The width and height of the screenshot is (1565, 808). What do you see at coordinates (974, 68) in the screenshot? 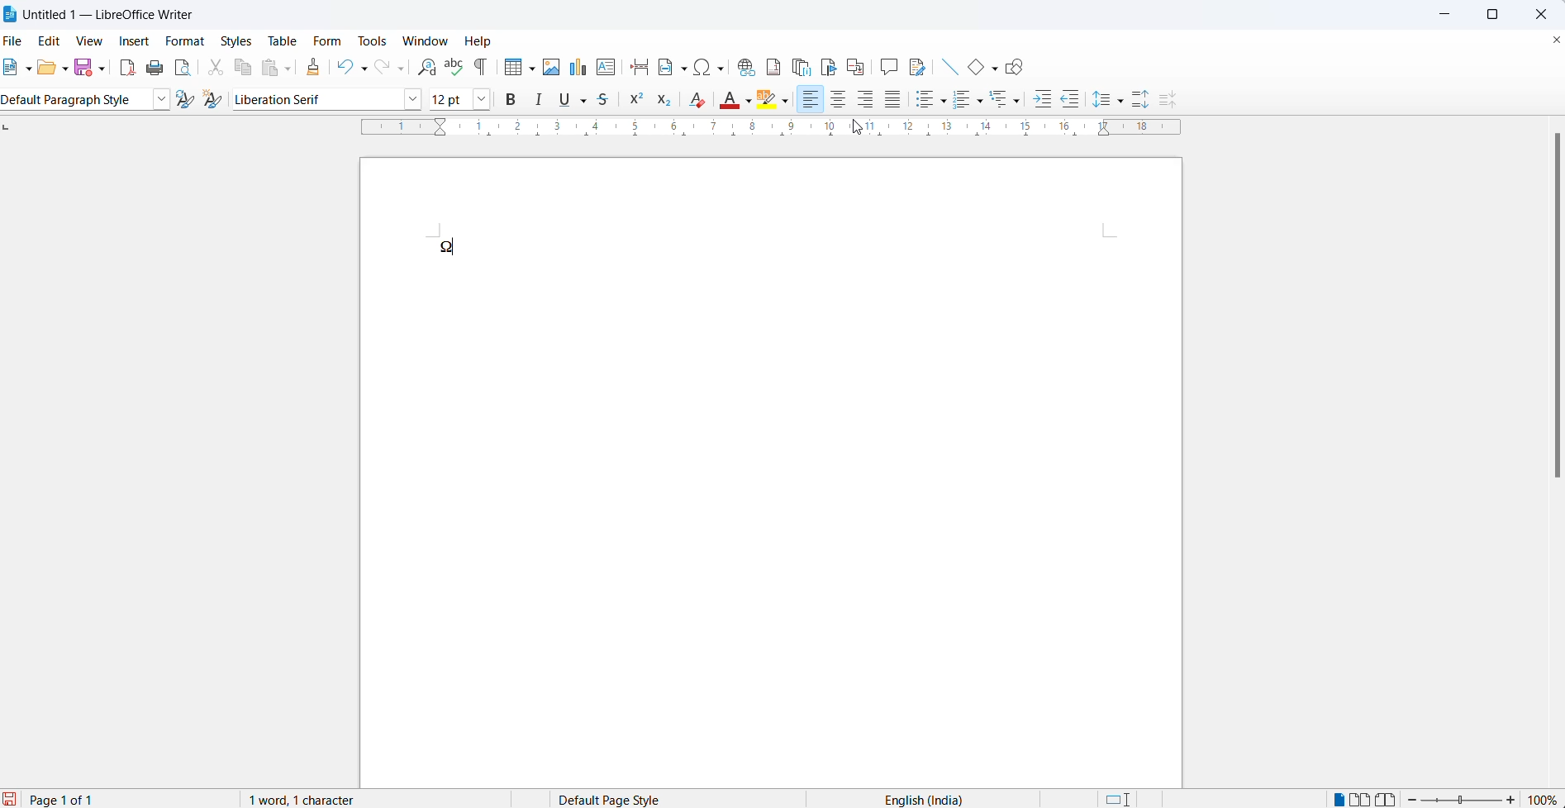
I see `basic shapes` at bounding box center [974, 68].